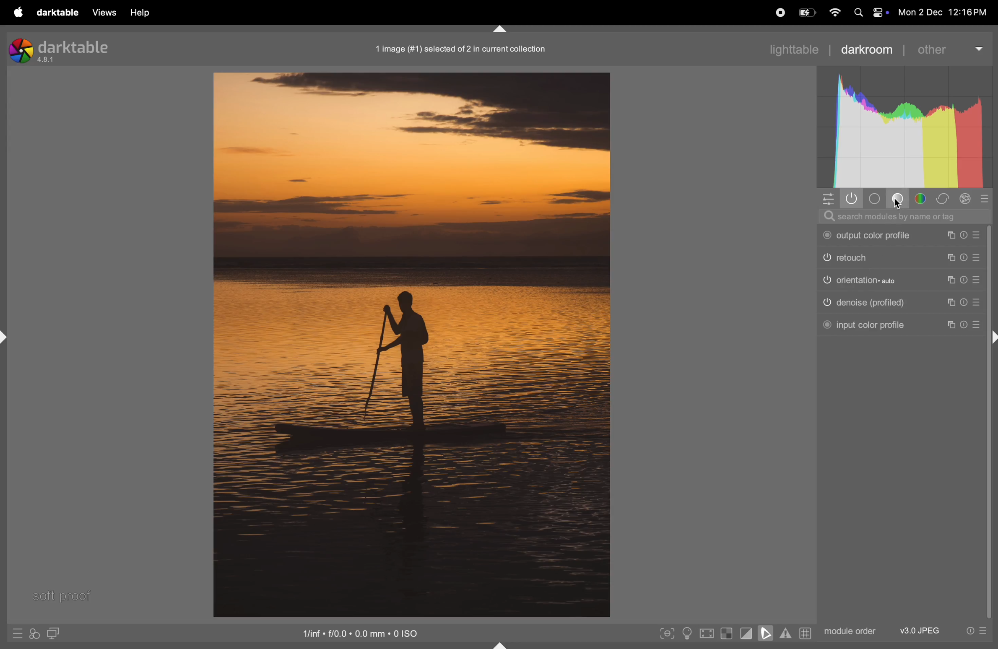 Image resolution: width=998 pixels, height=649 pixels. What do you see at coordinates (804, 633) in the screenshot?
I see `grid` at bounding box center [804, 633].